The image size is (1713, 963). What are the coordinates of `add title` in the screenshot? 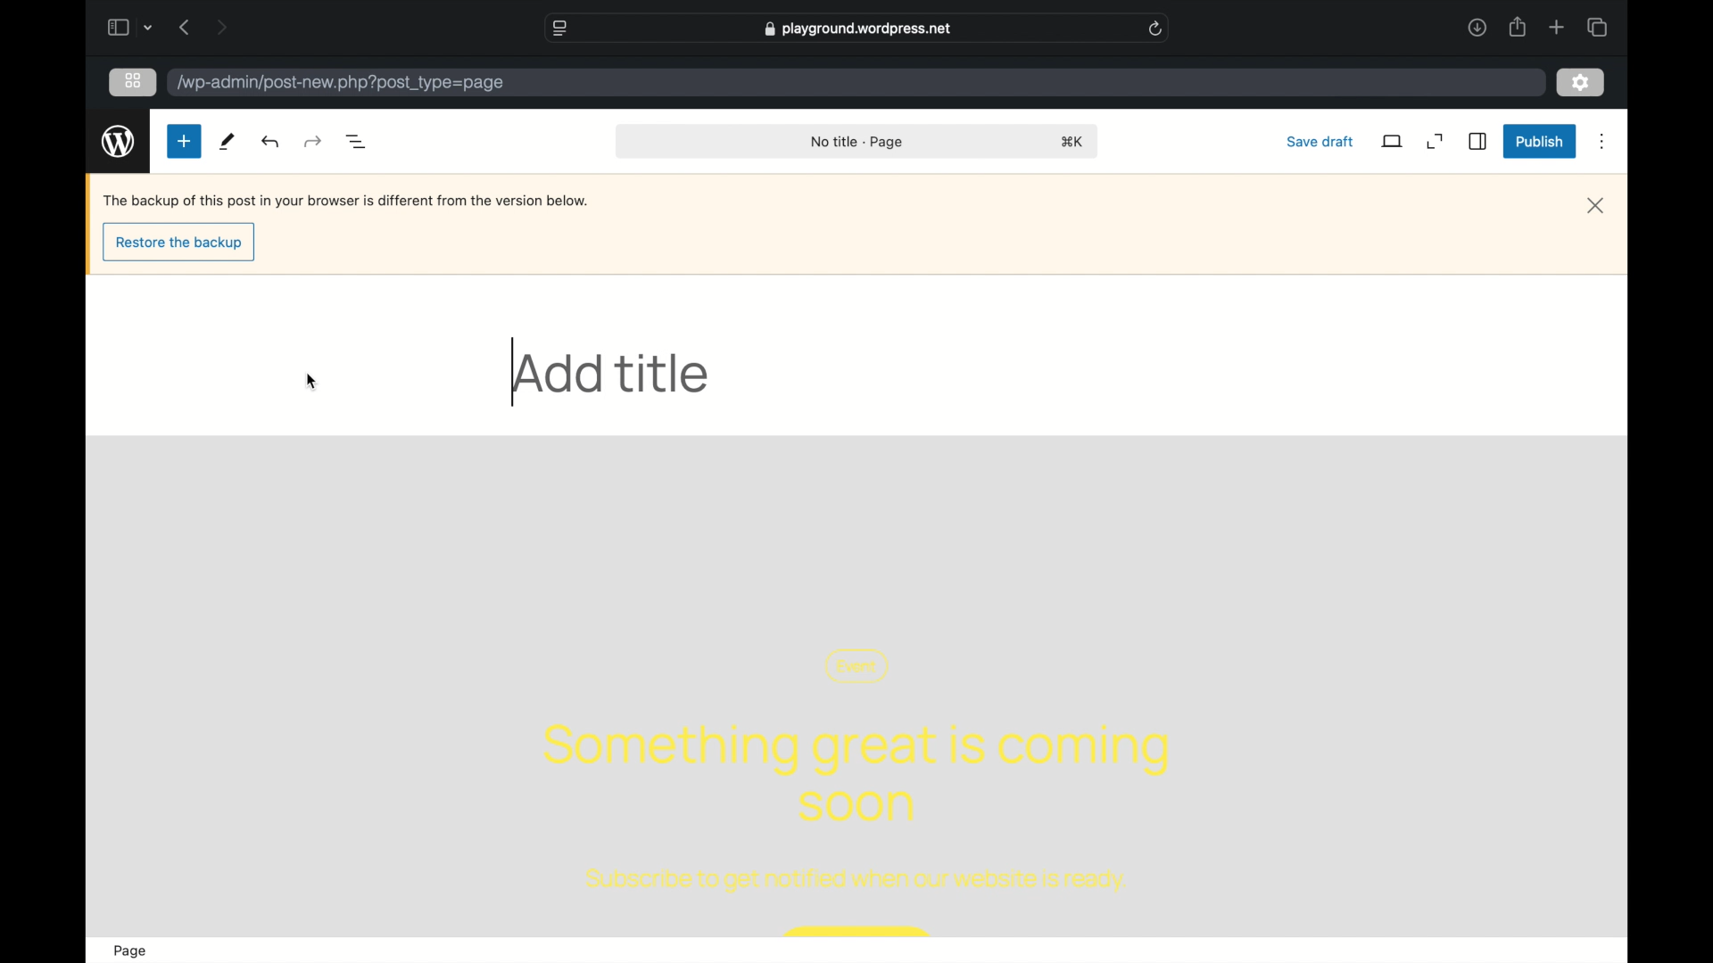 It's located at (616, 374).